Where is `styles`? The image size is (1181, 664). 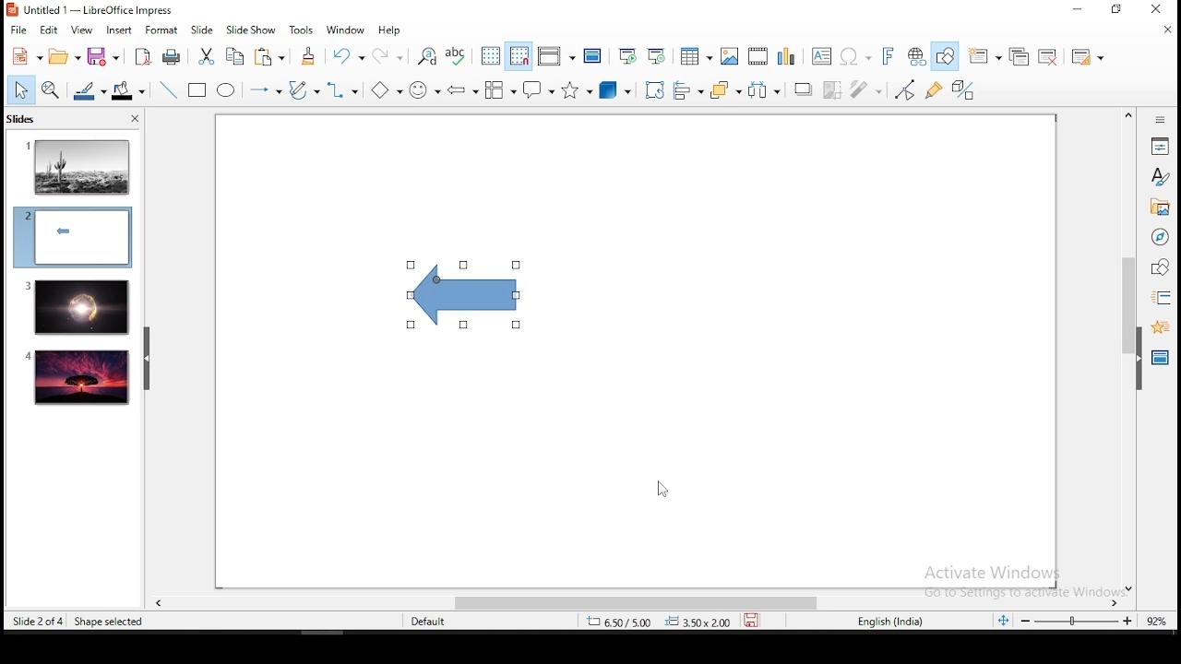
styles is located at coordinates (1160, 176).